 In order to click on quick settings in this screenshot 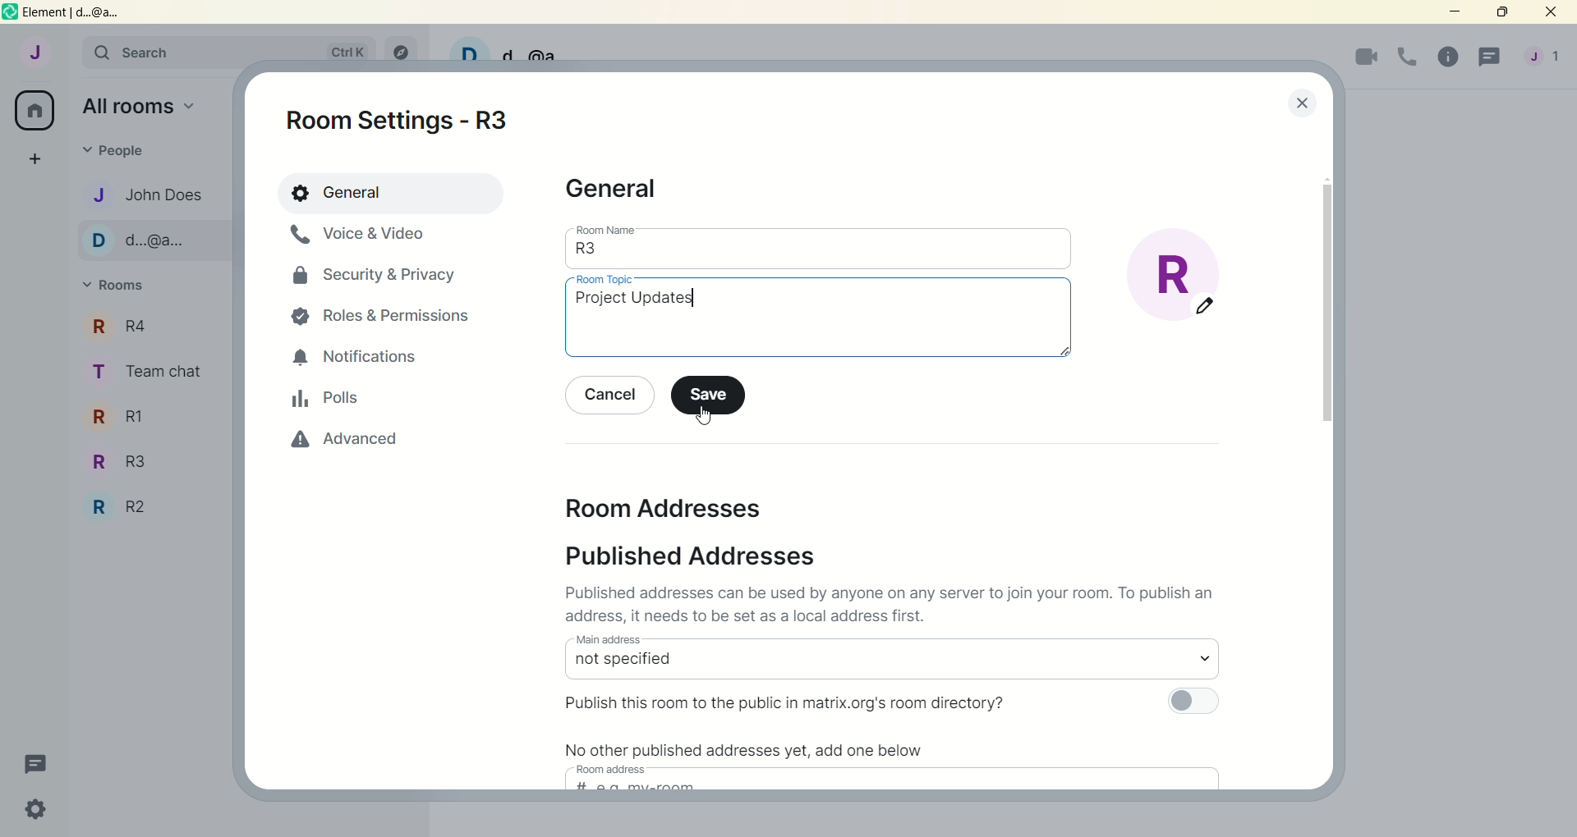, I will do `click(41, 811)`.